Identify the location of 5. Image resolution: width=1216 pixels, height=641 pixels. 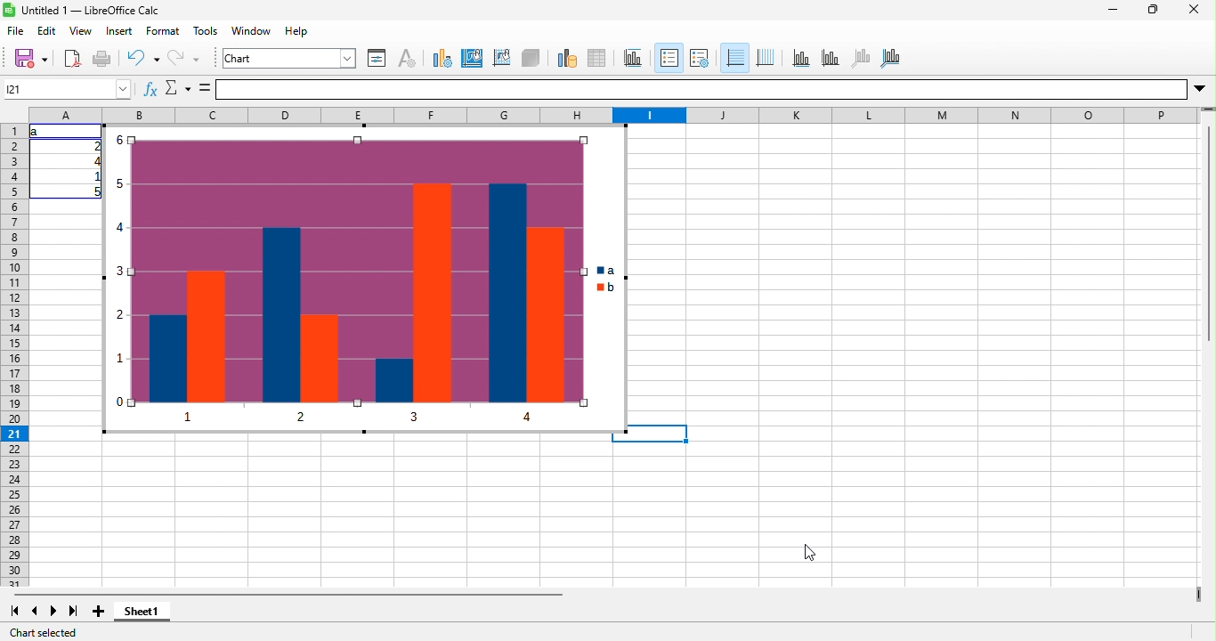
(94, 191).